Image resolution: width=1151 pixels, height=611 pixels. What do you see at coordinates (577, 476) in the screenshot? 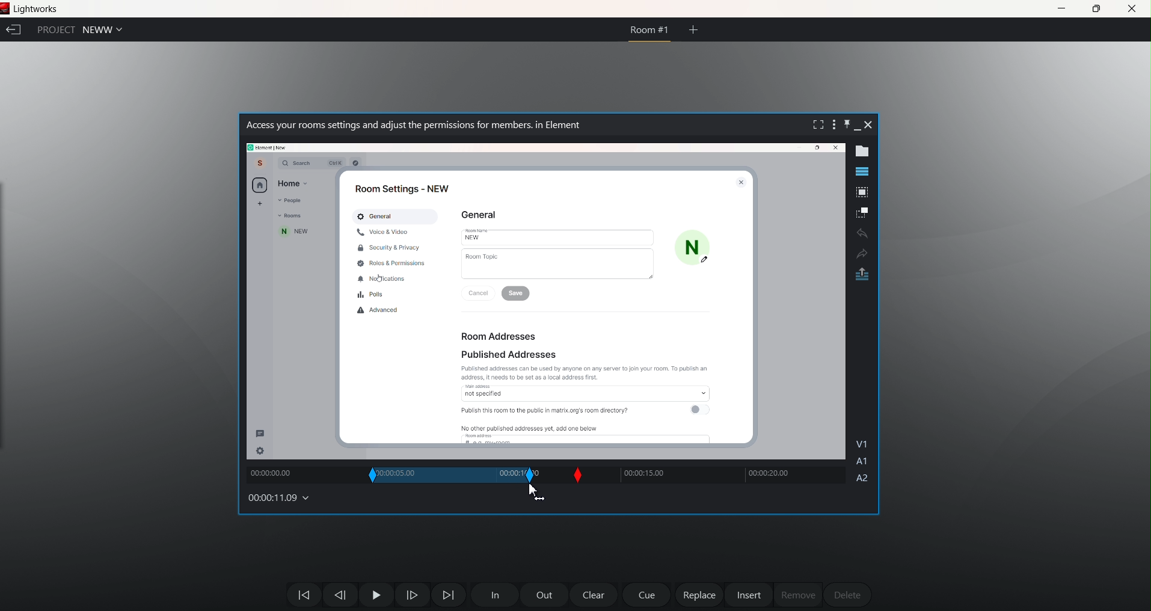
I see `Slip` at bounding box center [577, 476].